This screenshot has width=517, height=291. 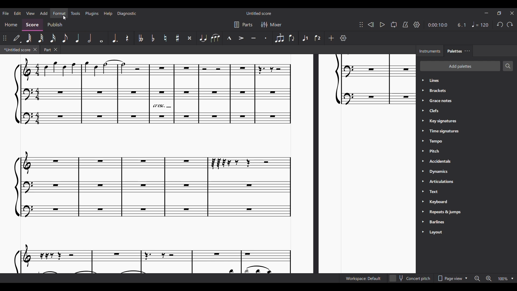 What do you see at coordinates (454, 51) in the screenshot?
I see `Palettes, current tab` at bounding box center [454, 51].